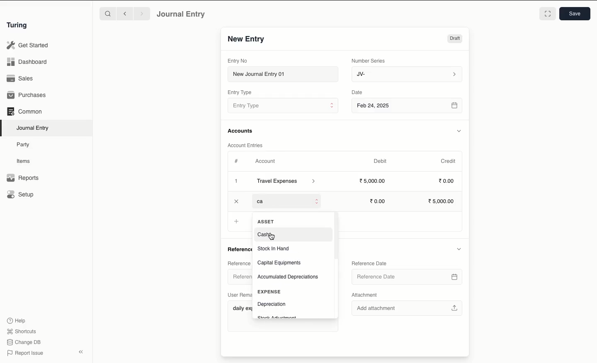 This screenshot has height=363, width=597. Describe the element at coordinates (548, 14) in the screenshot. I see `Toggle between form and full width` at that location.